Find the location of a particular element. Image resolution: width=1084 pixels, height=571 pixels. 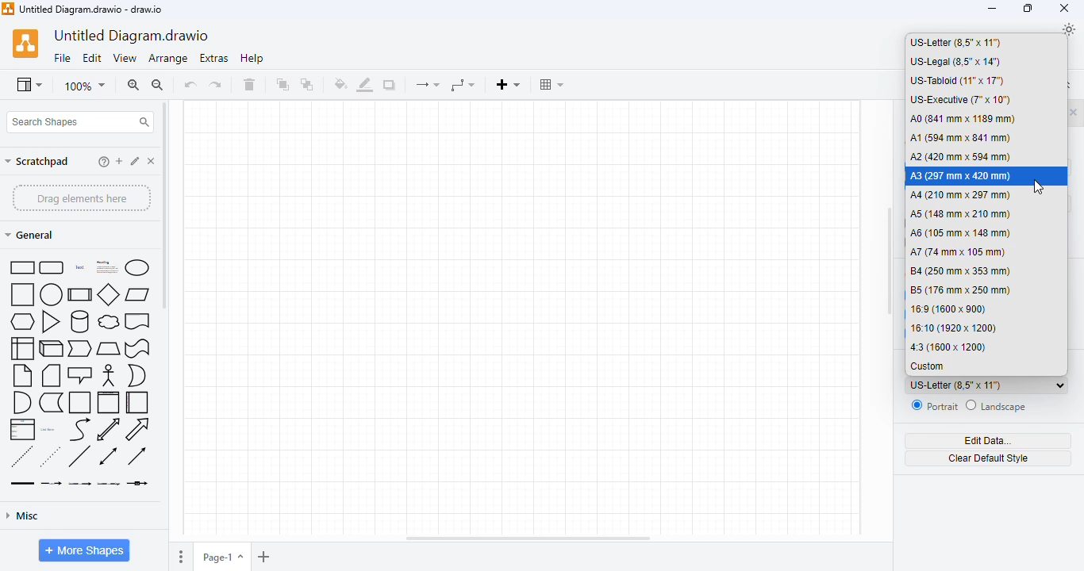

rectangle is located at coordinates (21, 267).